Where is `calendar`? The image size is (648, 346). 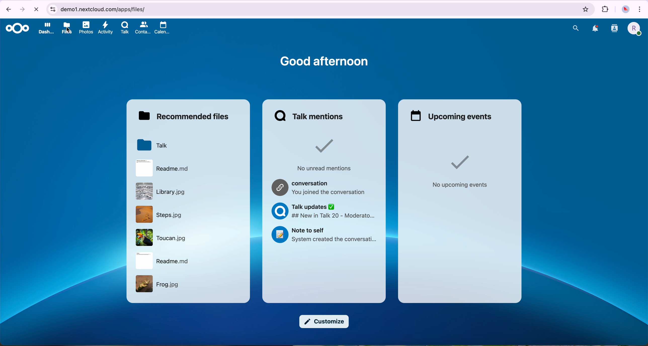
calendar is located at coordinates (162, 29).